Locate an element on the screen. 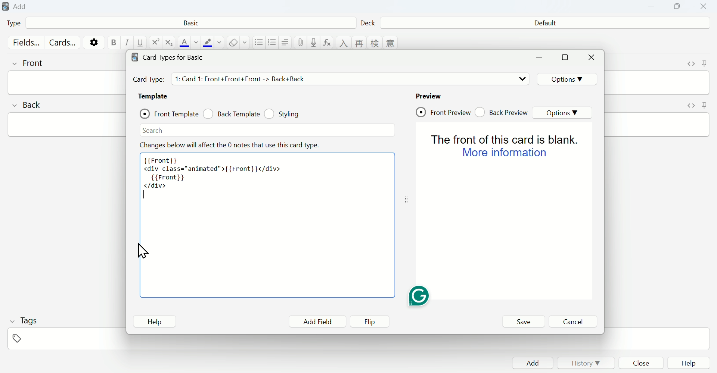  language is located at coordinates (343, 43).